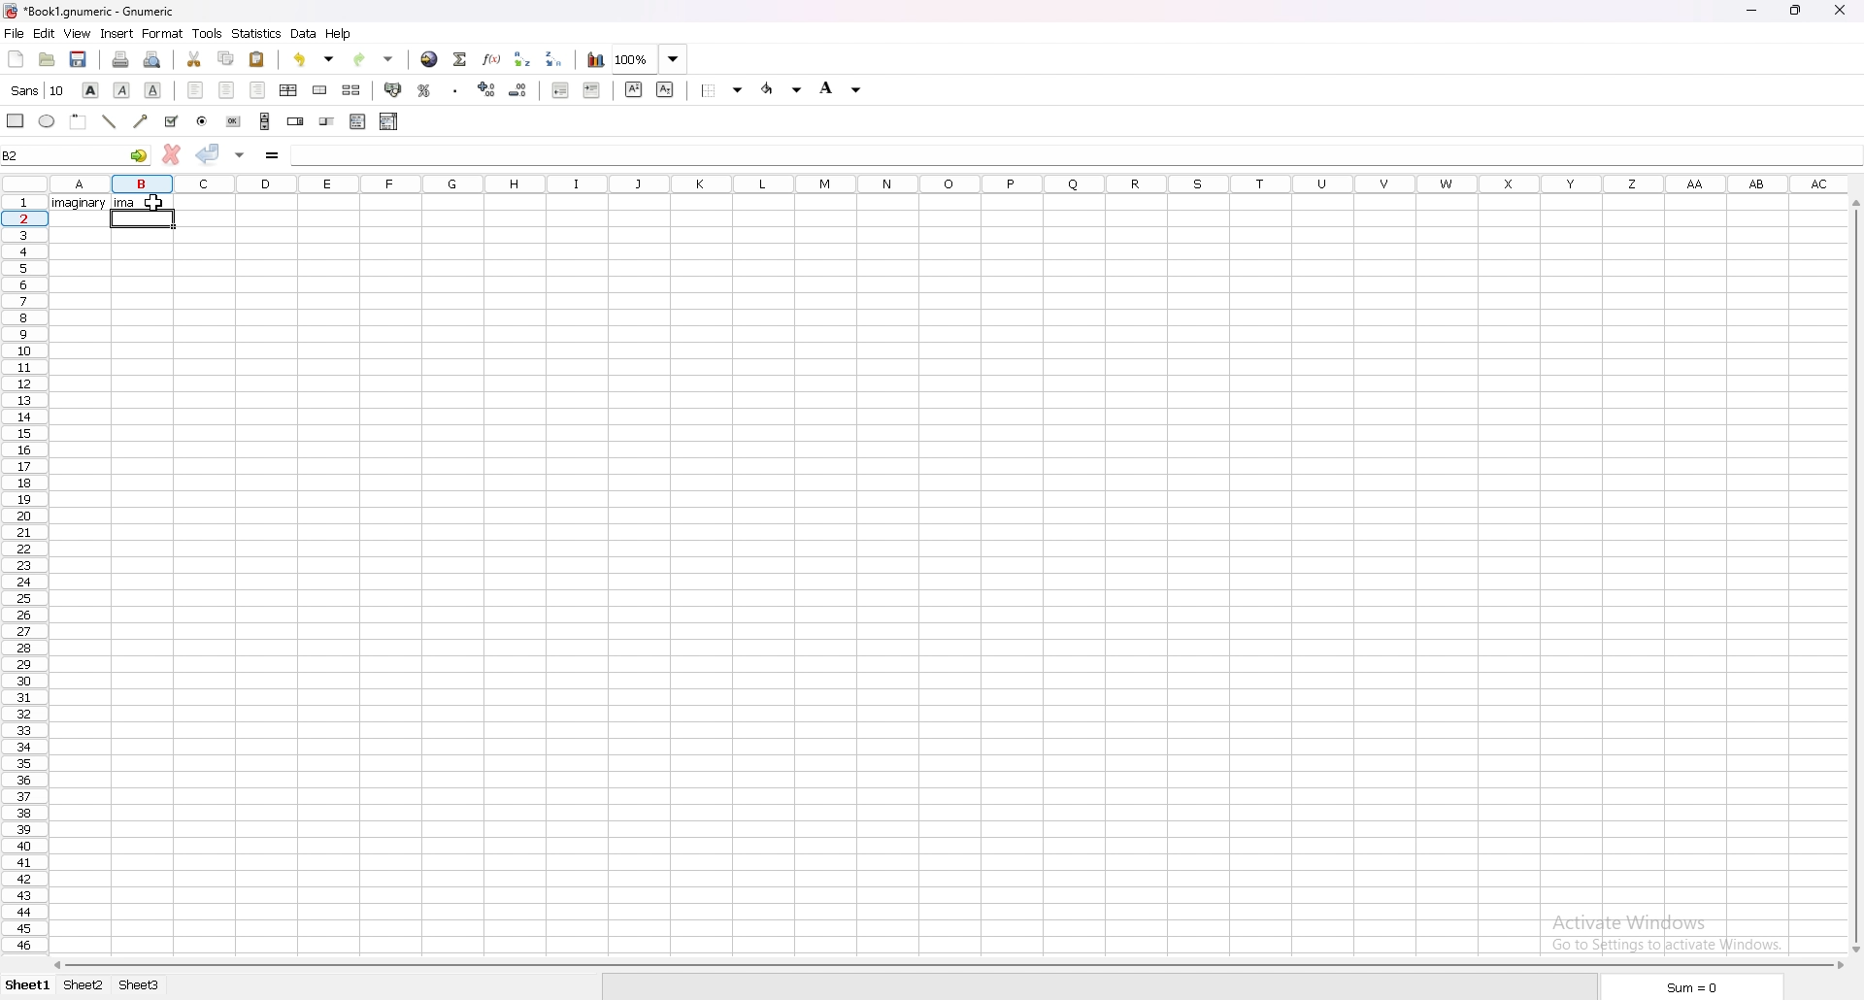 Image resolution: width=1864 pixels, height=1000 pixels. I want to click on help, so click(339, 34).